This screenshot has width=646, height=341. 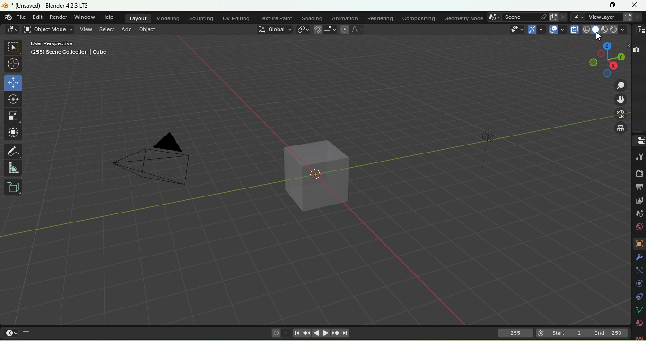 What do you see at coordinates (297, 333) in the screenshot?
I see `Jump to first/last frame in frame range` at bounding box center [297, 333].